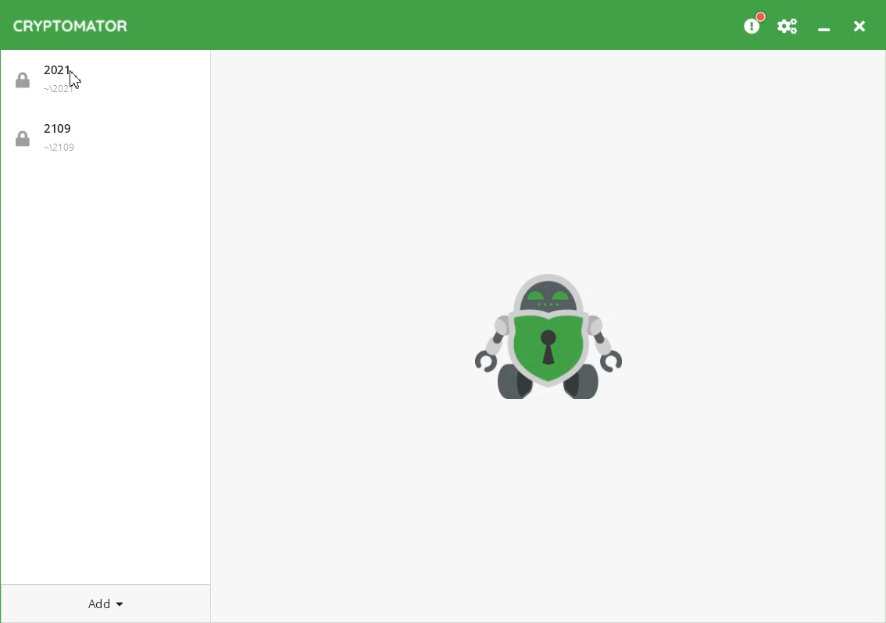 The height and width of the screenshot is (623, 886). Describe the element at coordinates (753, 25) in the screenshot. I see `Please consider donating` at that location.